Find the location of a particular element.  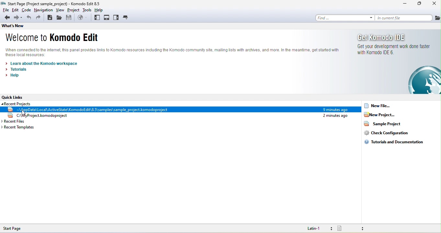

in current file is located at coordinates (409, 18).